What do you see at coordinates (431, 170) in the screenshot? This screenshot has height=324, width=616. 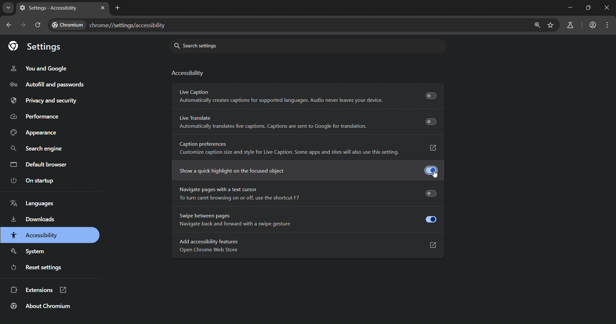 I see `toggle` at bounding box center [431, 170].